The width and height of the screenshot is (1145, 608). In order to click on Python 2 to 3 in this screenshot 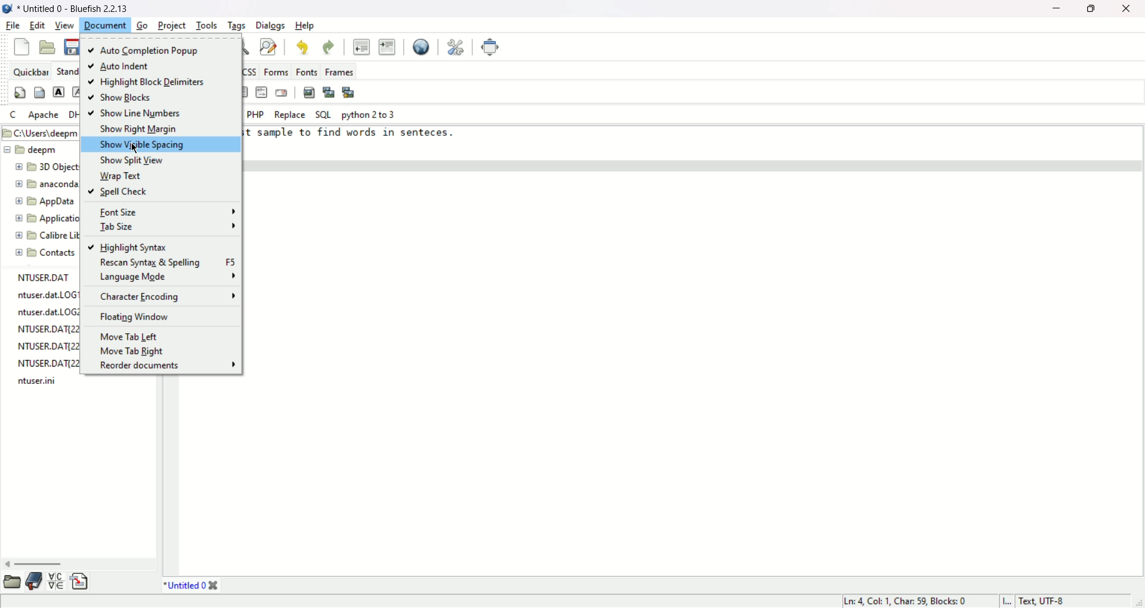, I will do `click(375, 114)`.